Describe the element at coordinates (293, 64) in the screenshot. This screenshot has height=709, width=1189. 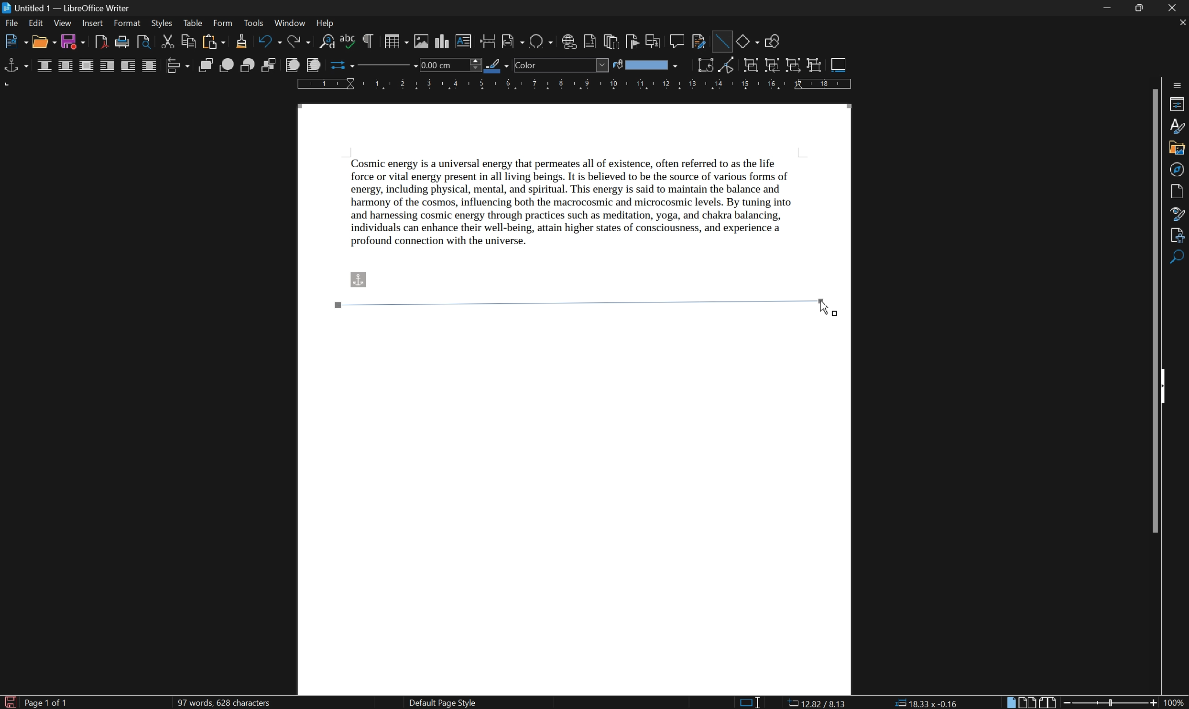
I see `to foreground` at that location.